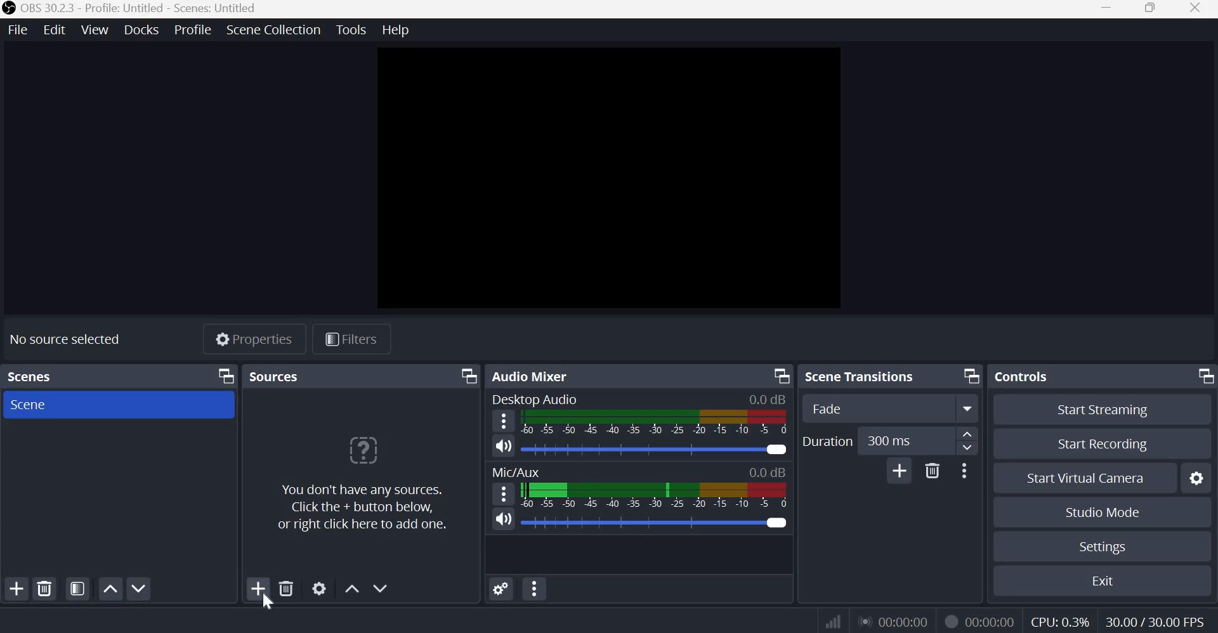 This screenshot has width=1218, height=633. I want to click on Delete Transition, so click(933, 470).